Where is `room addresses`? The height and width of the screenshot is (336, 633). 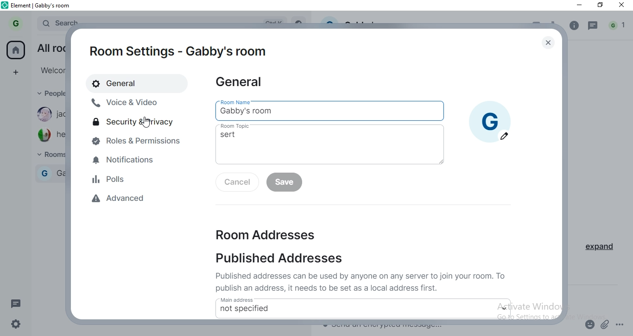 room addresses is located at coordinates (266, 238).